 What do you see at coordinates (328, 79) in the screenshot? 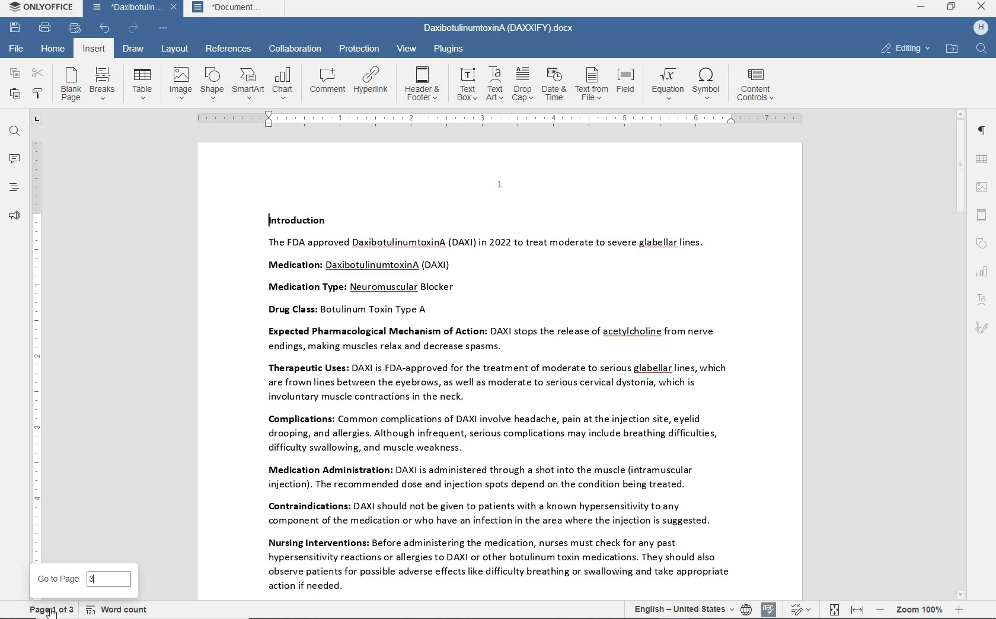
I see `comment` at bounding box center [328, 79].